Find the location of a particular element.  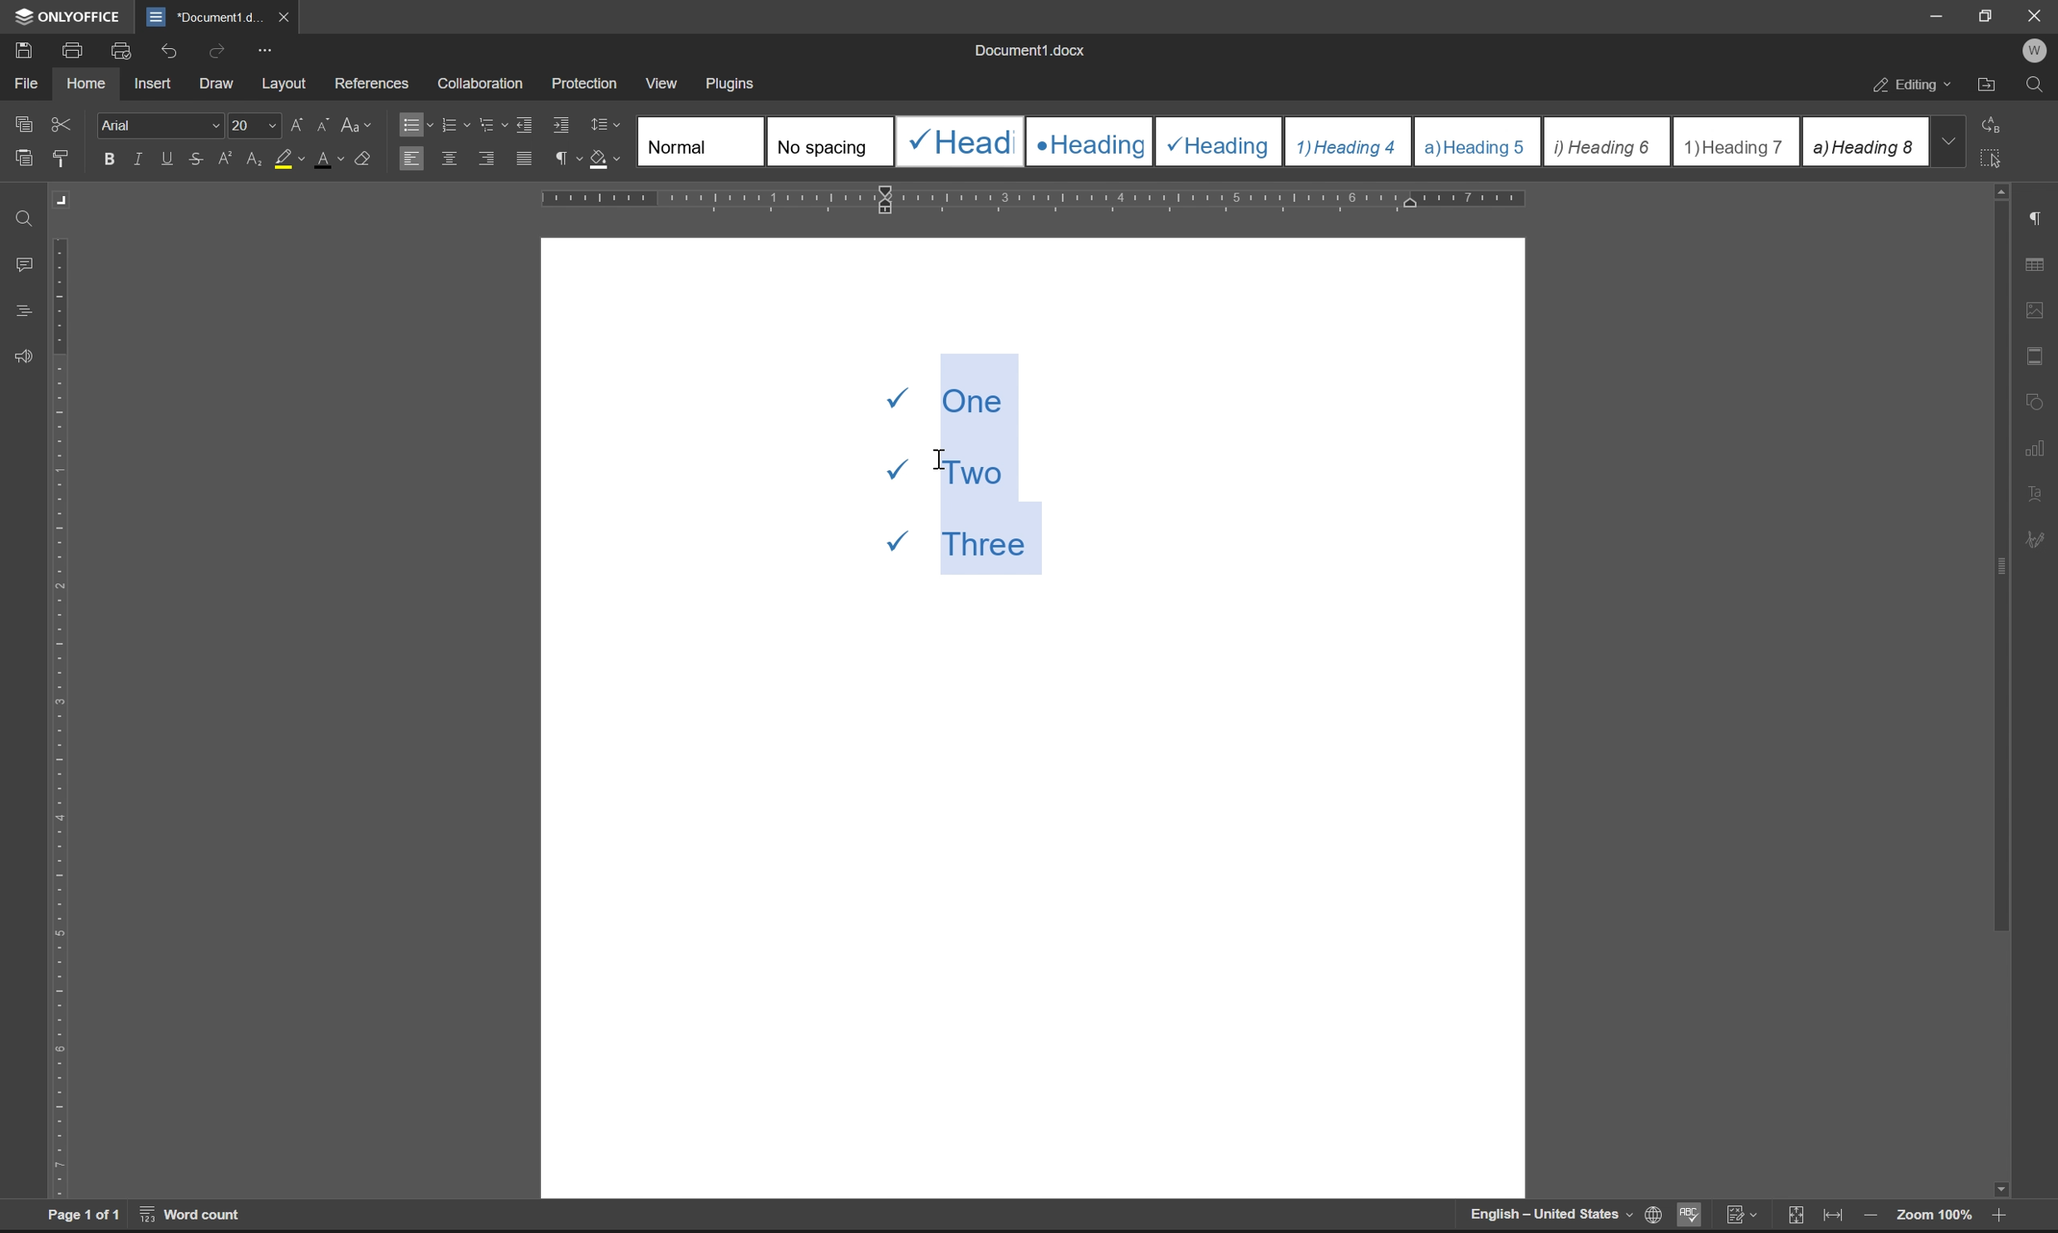

zoom 100% is located at coordinates (1933, 1218).